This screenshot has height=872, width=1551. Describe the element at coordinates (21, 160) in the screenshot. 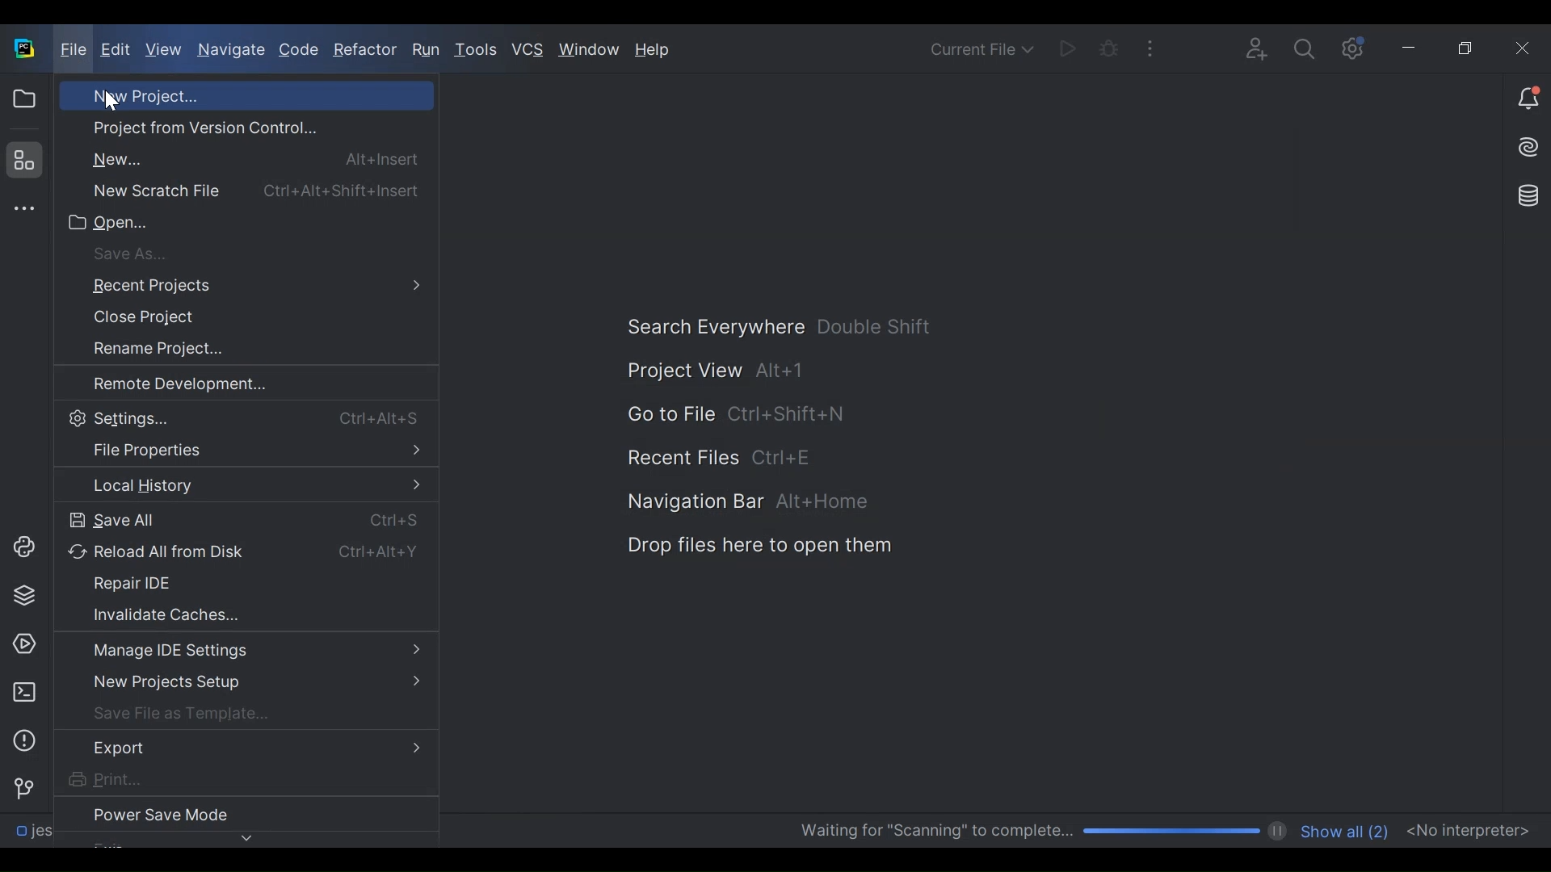

I see `Structure` at that location.